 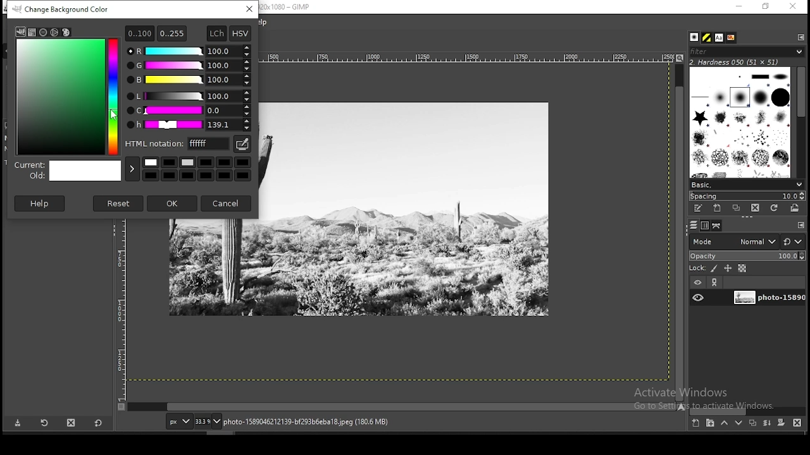 What do you see at coordinates (738, 423) in the screenshot?
I see `move layer one step down` at bounding box center [738, 423].